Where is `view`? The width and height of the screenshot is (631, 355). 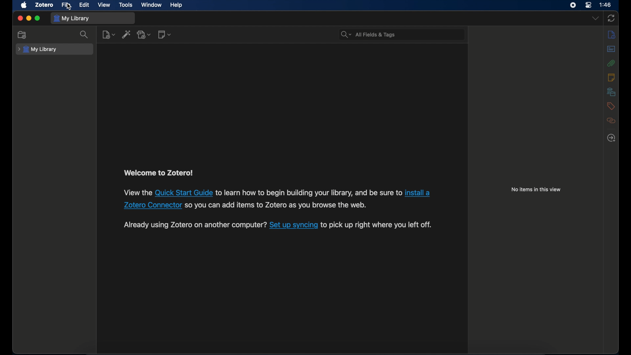 view is located at coordinates (105, 5).